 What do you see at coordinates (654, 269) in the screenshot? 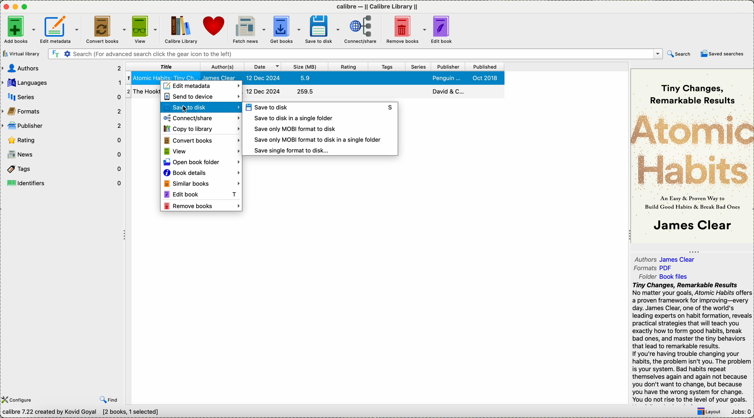
I see `formats` at bounding box center [654, 269].